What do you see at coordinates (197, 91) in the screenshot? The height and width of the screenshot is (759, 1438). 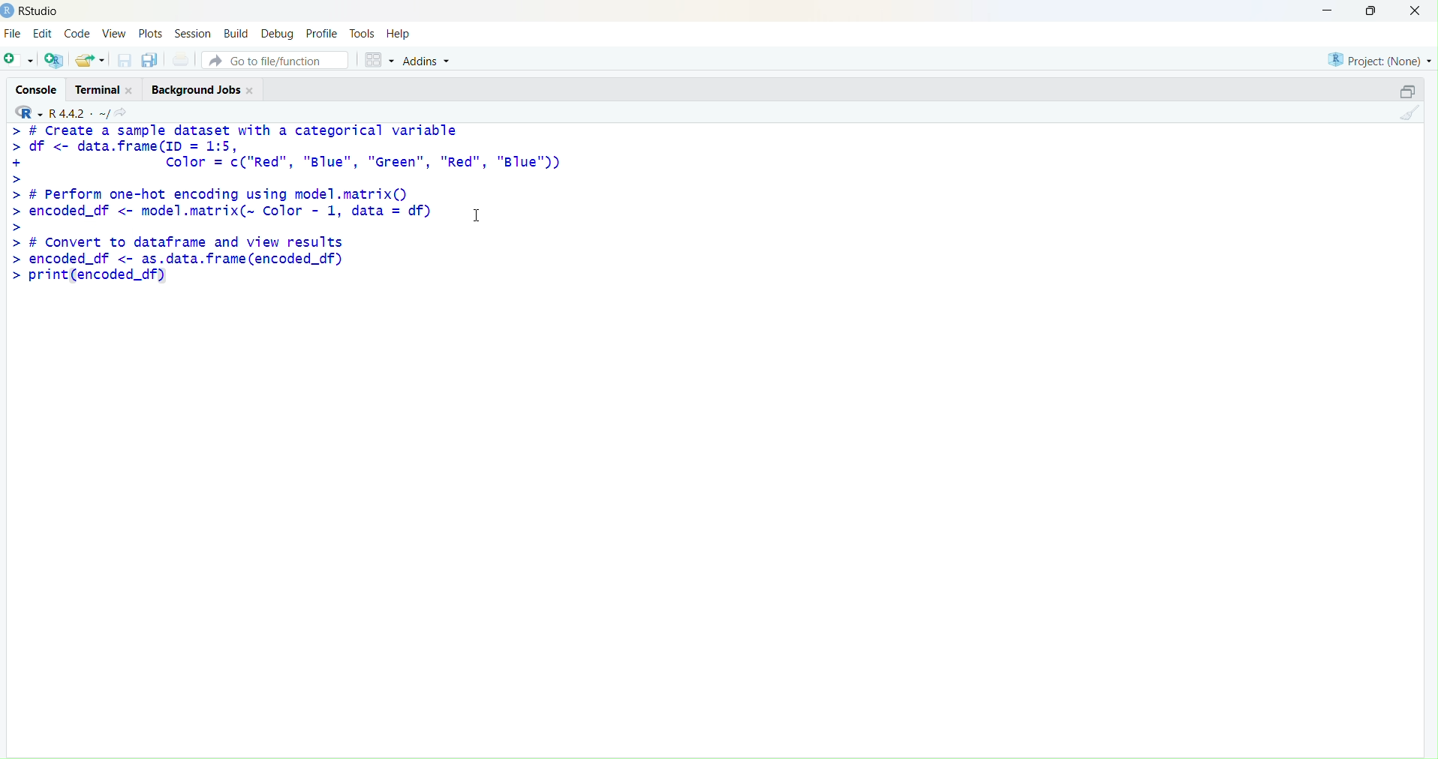 I see `background jobs` at bounding box center [197, 91].